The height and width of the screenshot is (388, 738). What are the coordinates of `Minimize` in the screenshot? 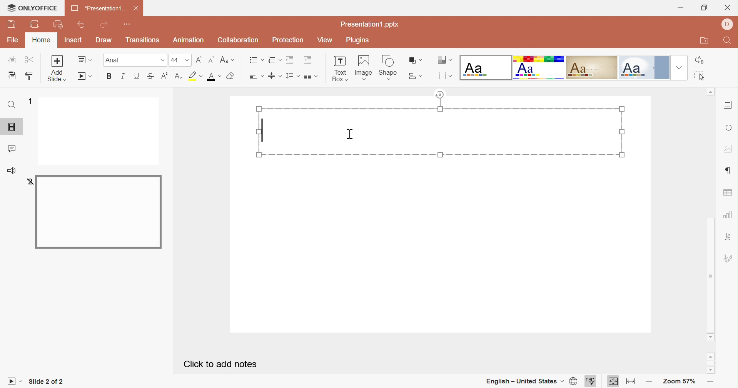 It's located at (681, 8).